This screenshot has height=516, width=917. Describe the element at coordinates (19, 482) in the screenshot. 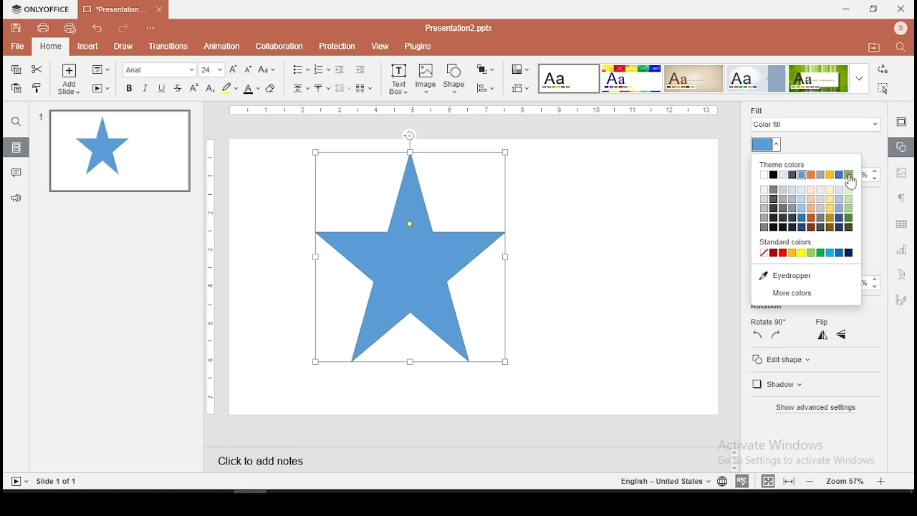

I see `start slideshow` at that location.